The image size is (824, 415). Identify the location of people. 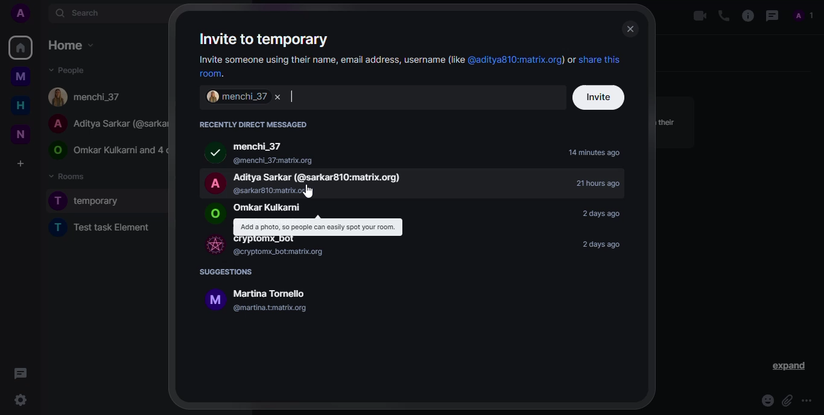
(87, 97).